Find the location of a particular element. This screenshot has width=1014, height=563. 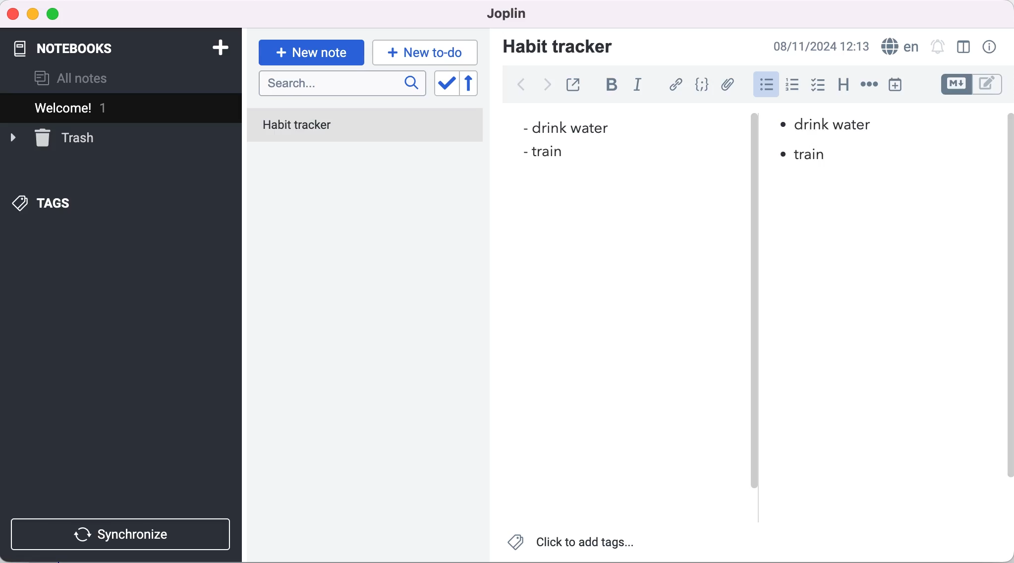

click to add tags is located at coordinates (572, 545).